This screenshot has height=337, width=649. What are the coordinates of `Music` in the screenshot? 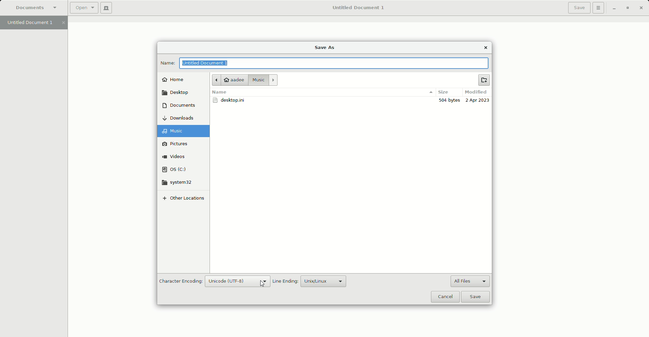 It's located at (264, 80).